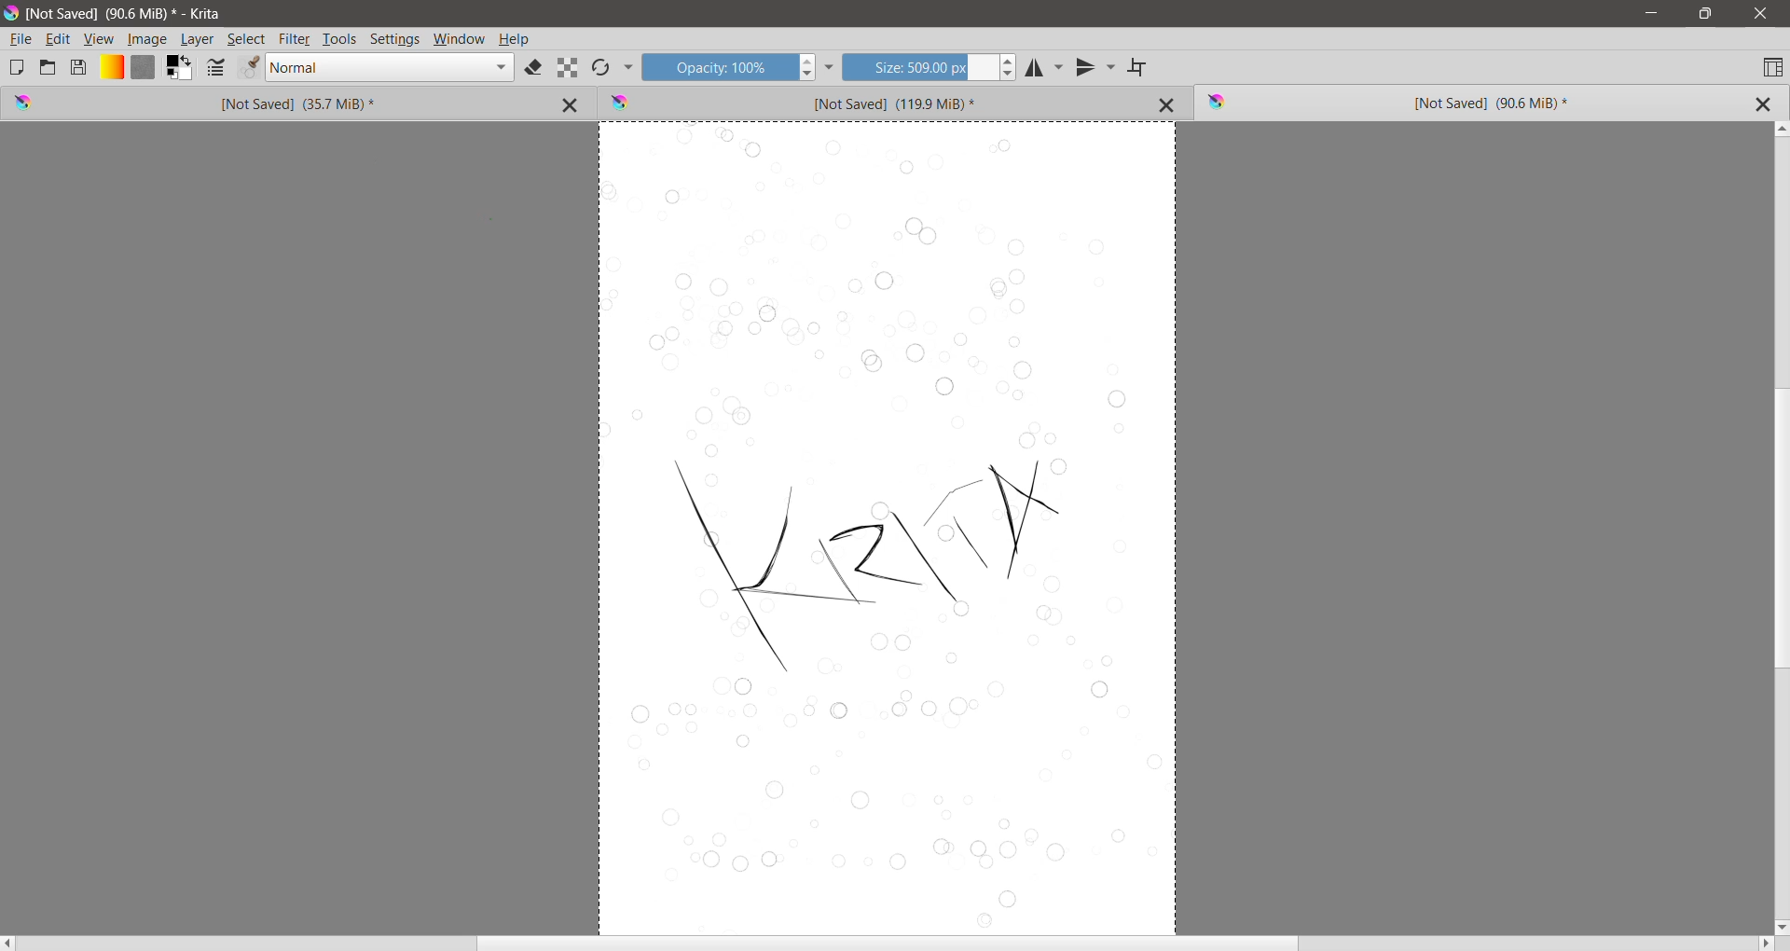 The width and height of the screenshot is (1790, 951). I want to click on Horizontal Mirror Tool, so click(1045, 66).